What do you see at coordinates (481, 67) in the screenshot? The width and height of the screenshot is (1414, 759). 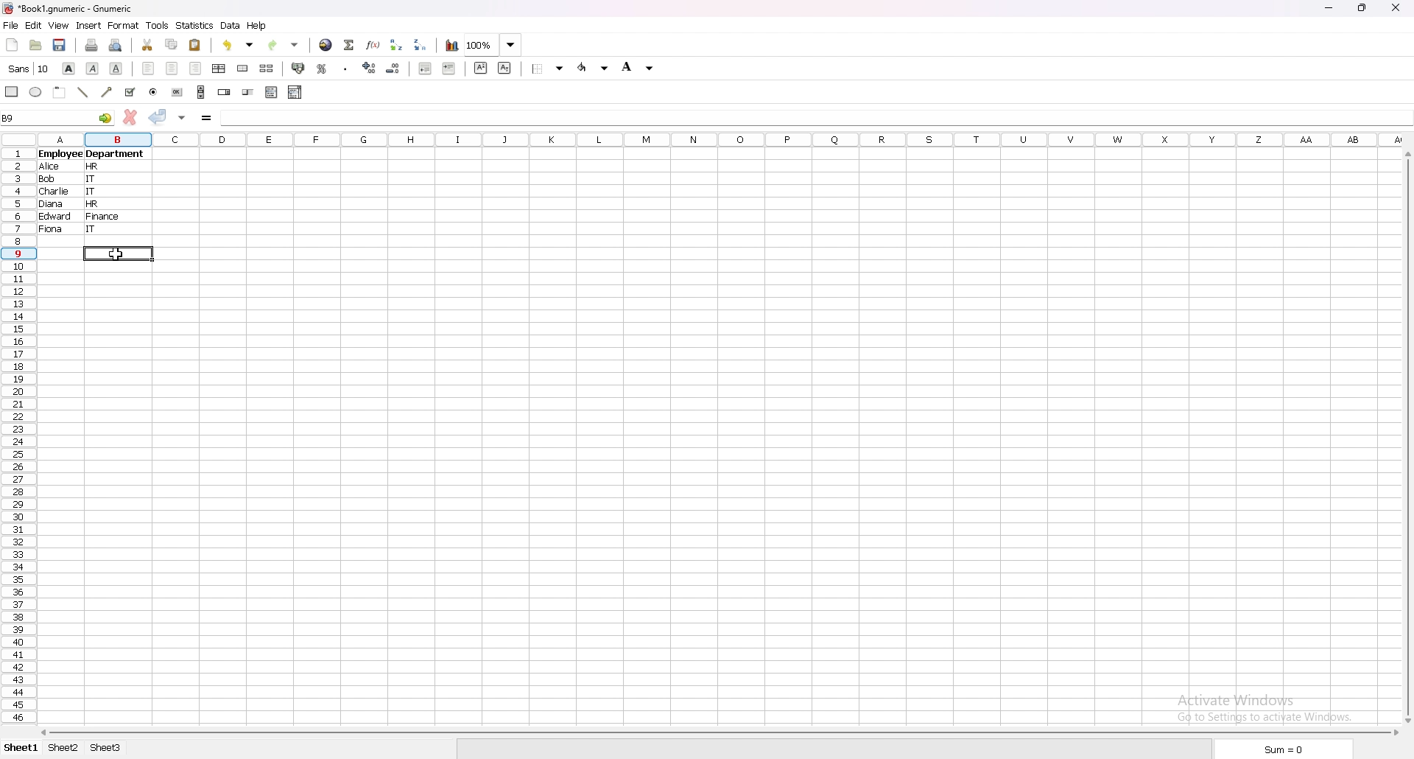 I see `superscript` at bounding box center [481, 67].